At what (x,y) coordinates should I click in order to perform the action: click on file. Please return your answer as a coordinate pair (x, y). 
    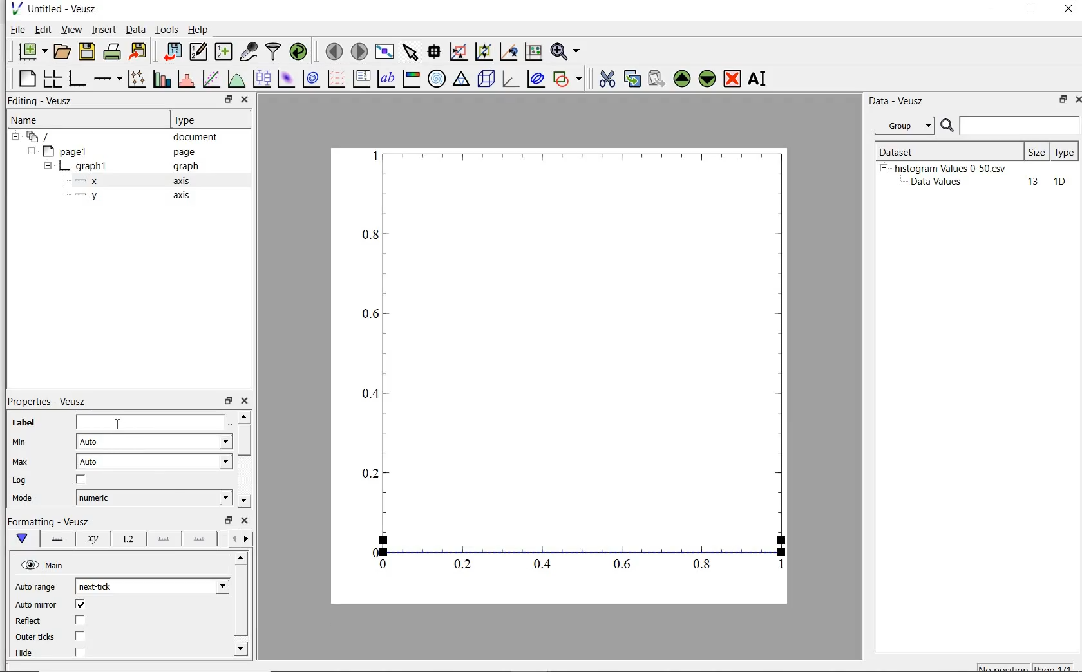
    Looking at the image, I should click on (17, 29).